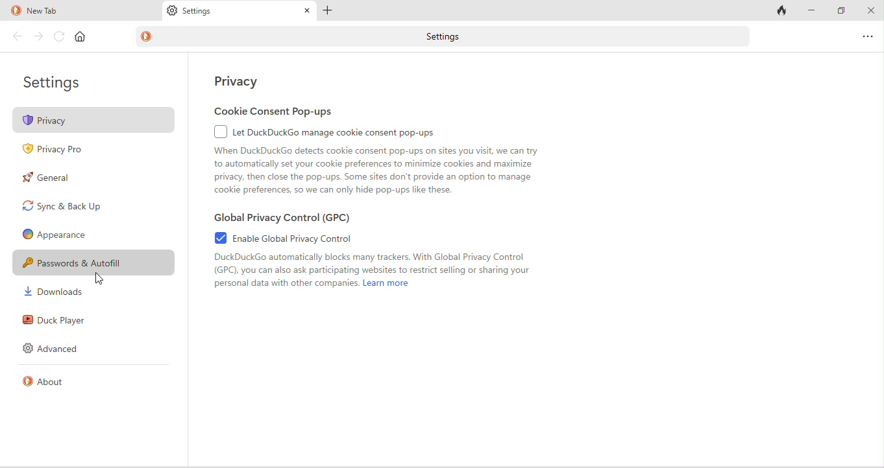 The height and width of the screenshot is (468, 884). Describe the element at coordinates (201, 13) in the screenshot. I see `settings` at that location.